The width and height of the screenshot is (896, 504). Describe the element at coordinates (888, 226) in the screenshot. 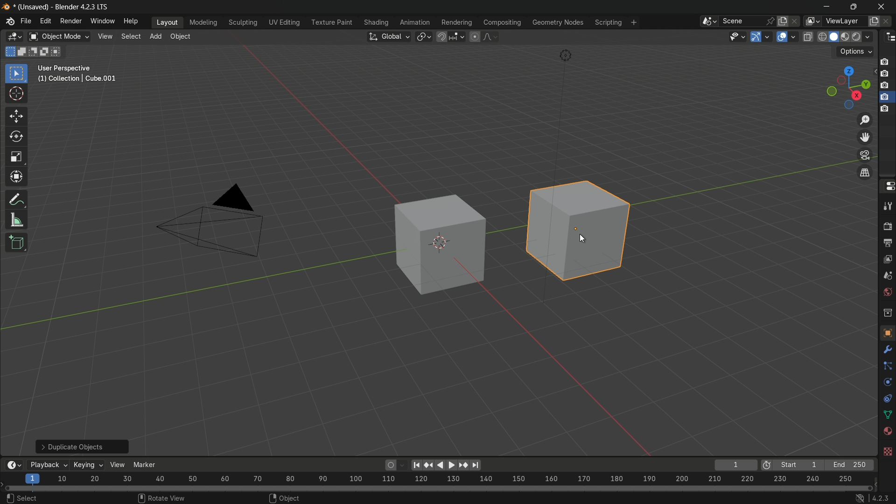

I see `render` at that location.